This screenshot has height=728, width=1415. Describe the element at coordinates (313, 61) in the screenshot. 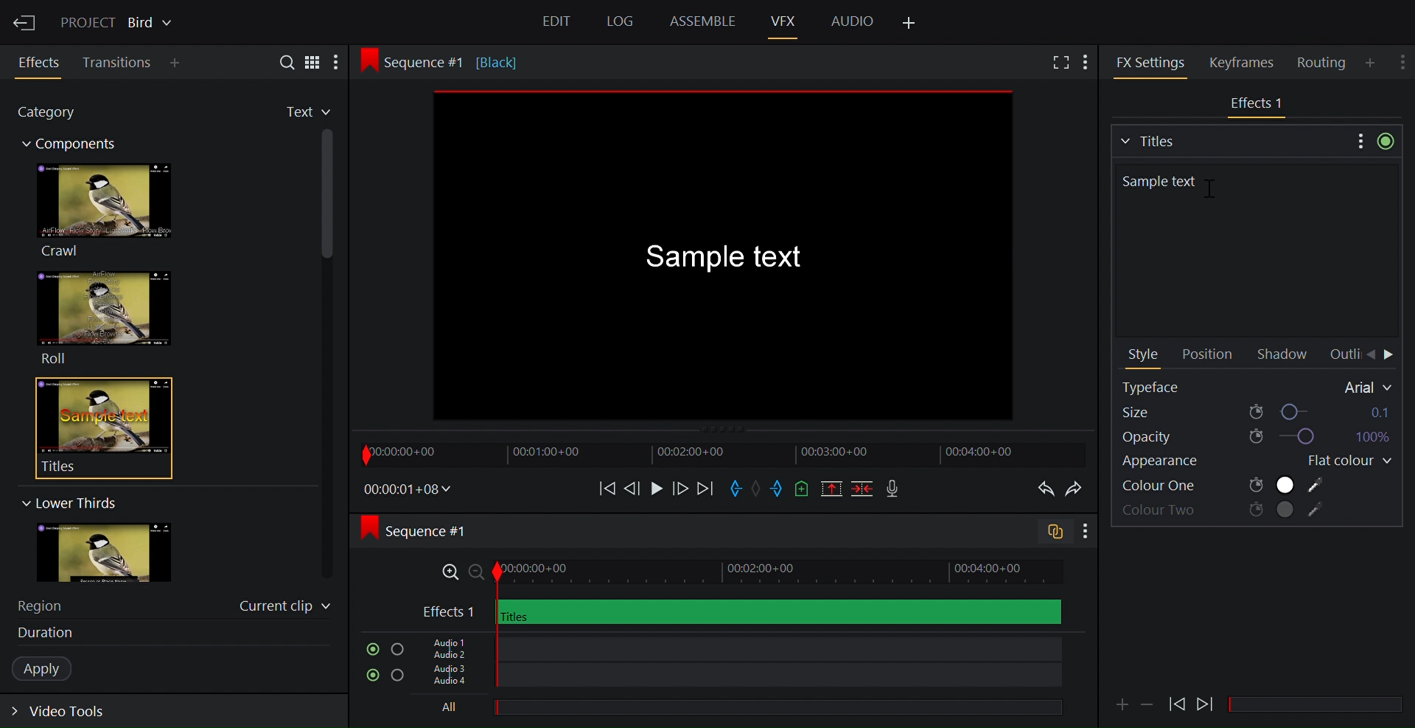

I see `Toggle between list and tile view` at that location.